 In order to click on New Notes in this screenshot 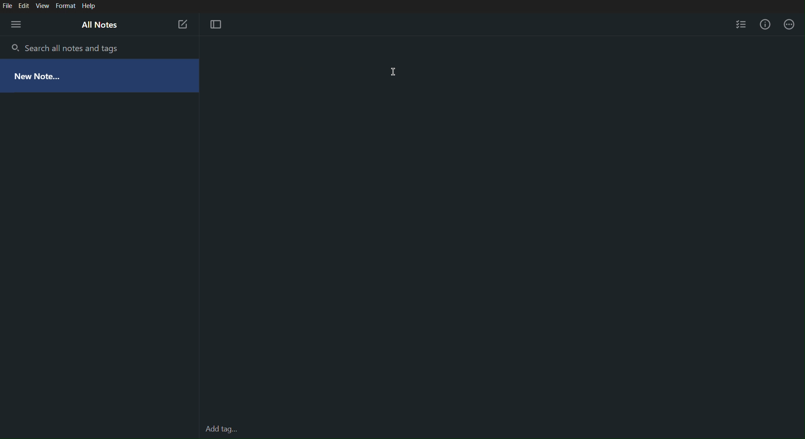, I will do `click(91, 75)`.